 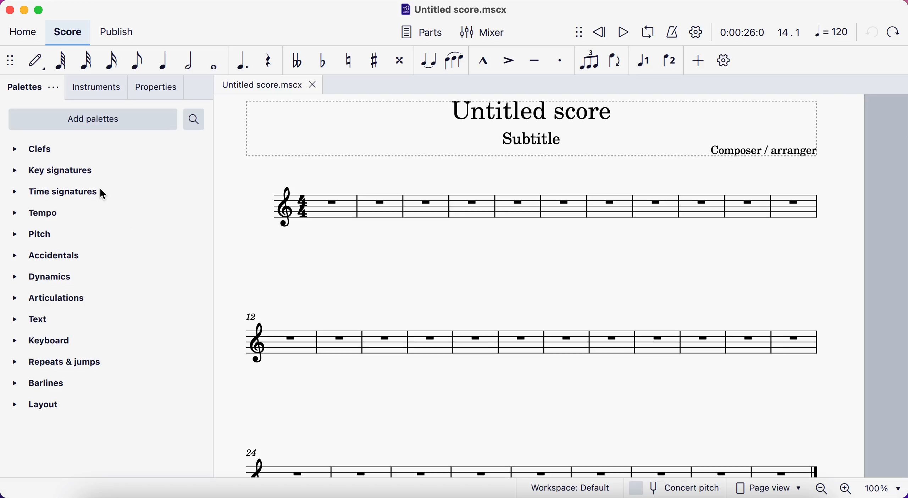 I want to click on layout, so click(x=40, y=405).